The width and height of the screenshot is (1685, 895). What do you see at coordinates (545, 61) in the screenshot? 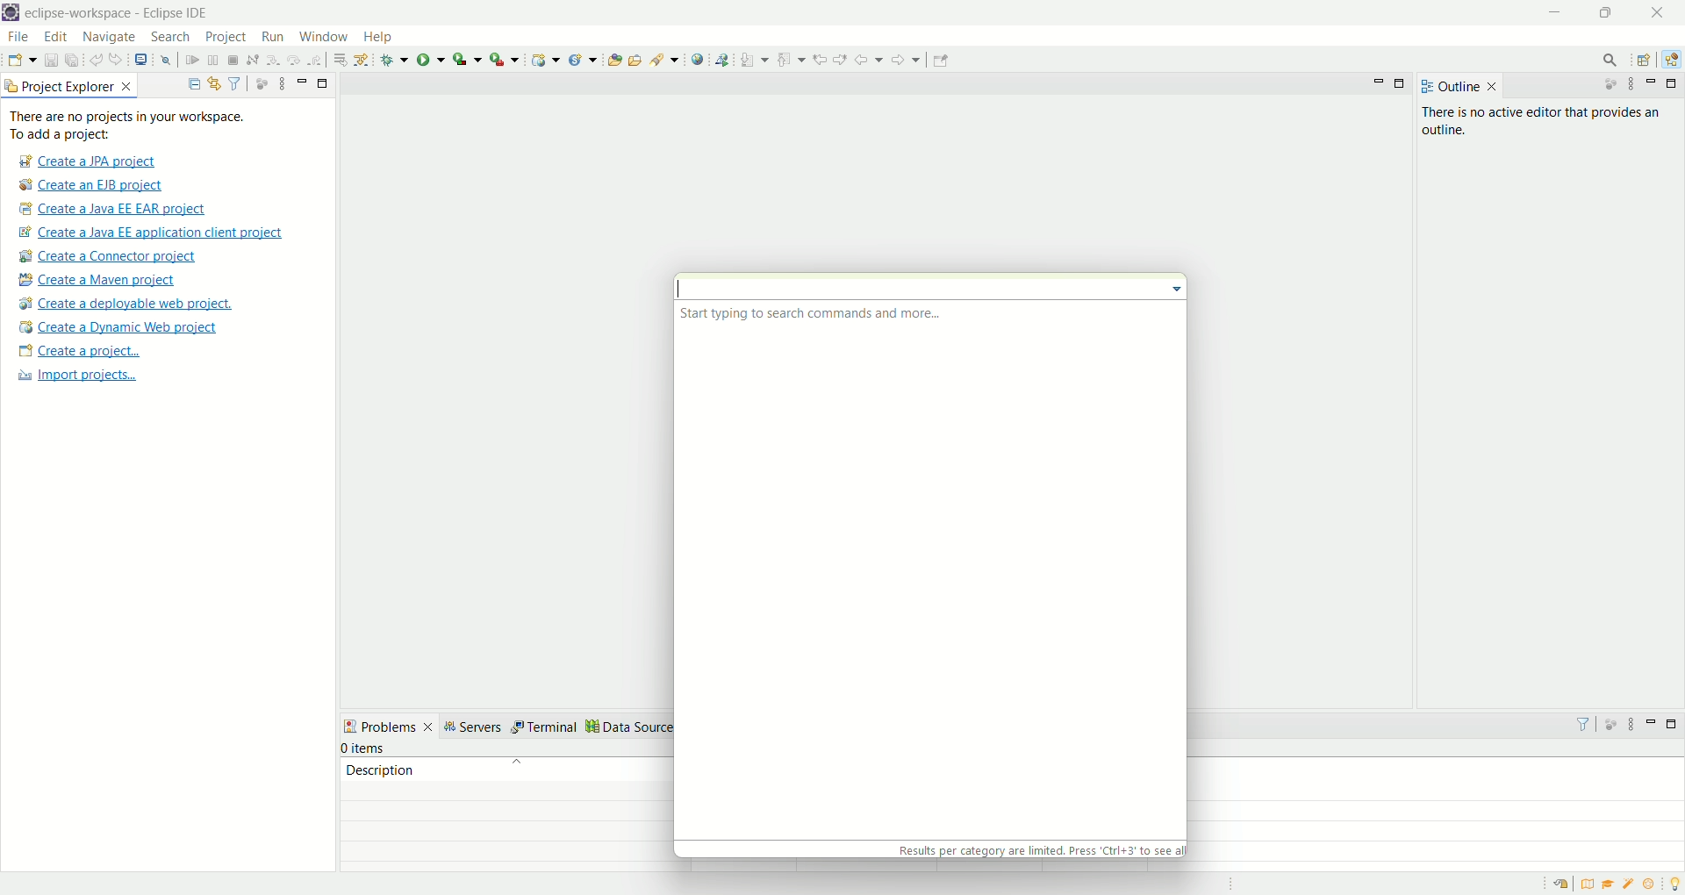
I see `create a dynamic web project` at bounding box center [545, 61].